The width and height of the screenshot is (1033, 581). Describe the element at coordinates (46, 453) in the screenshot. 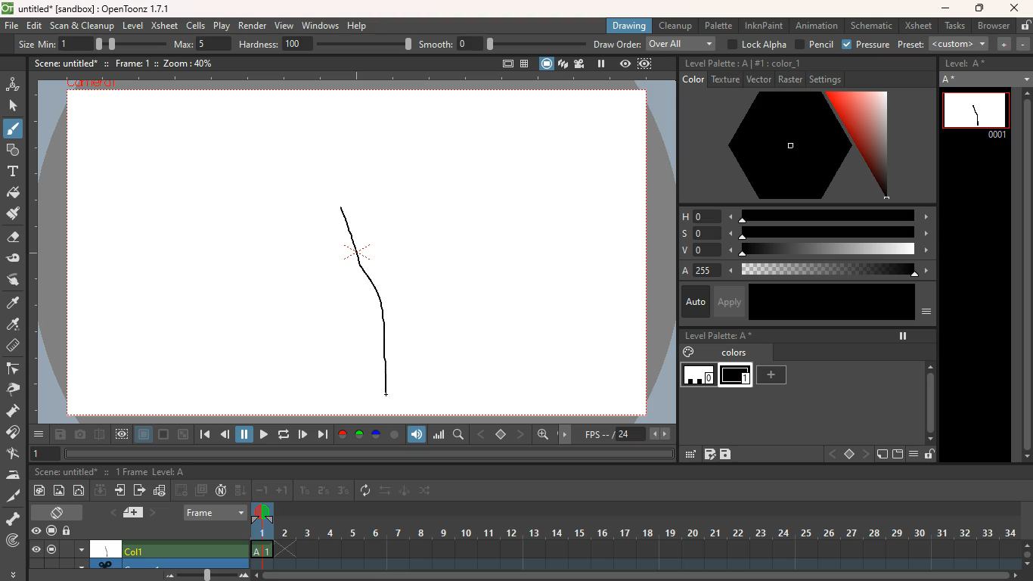

I see `1` at that location.